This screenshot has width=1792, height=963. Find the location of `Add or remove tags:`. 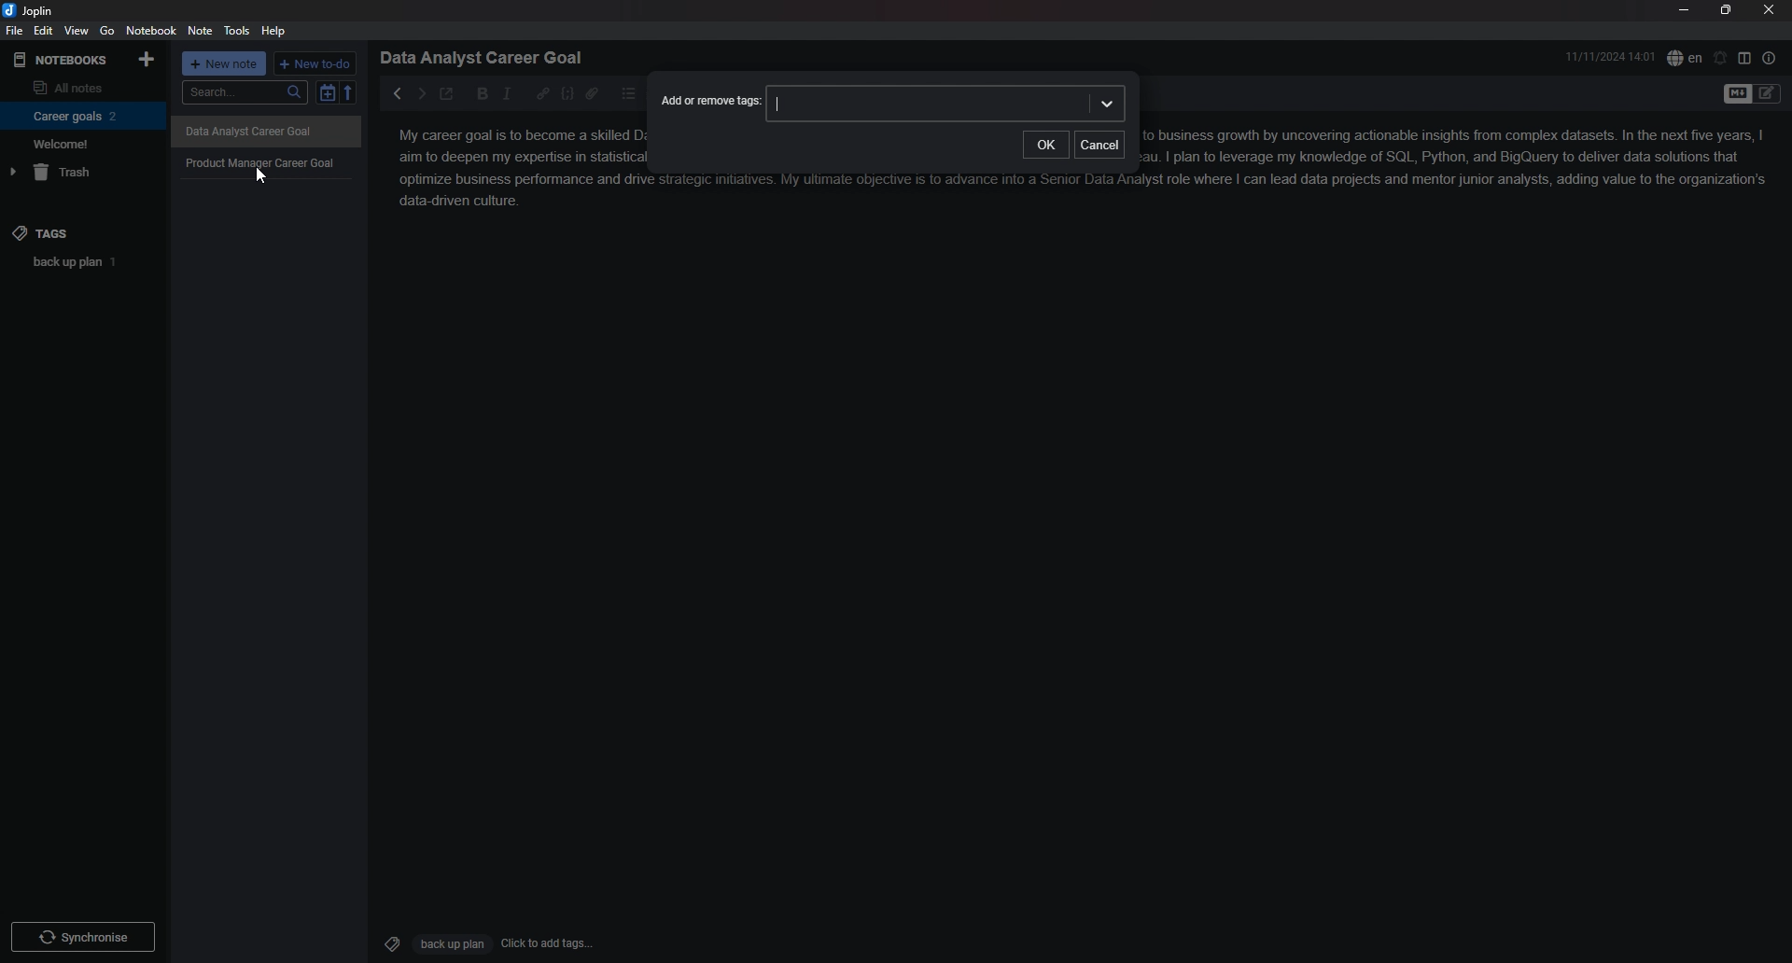

Add or remove tags: is located at coordinates (705, 96).